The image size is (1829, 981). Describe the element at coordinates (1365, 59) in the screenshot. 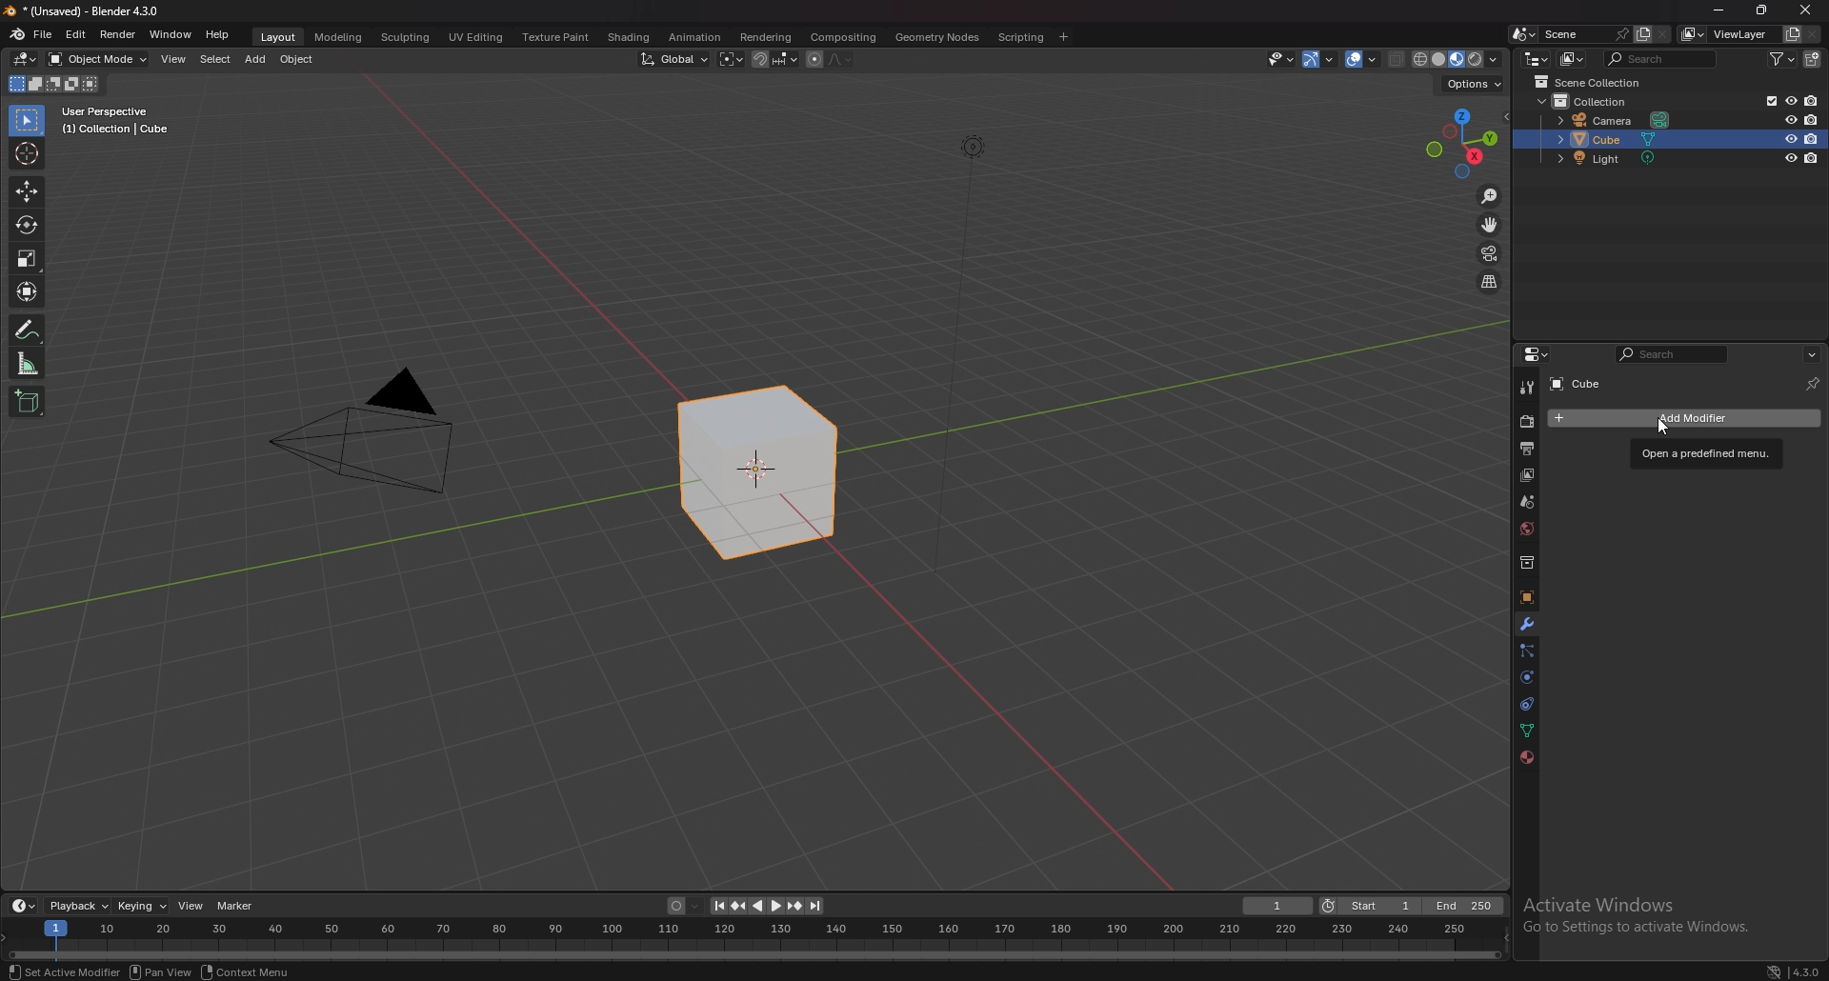

I see `overlay` at that location.